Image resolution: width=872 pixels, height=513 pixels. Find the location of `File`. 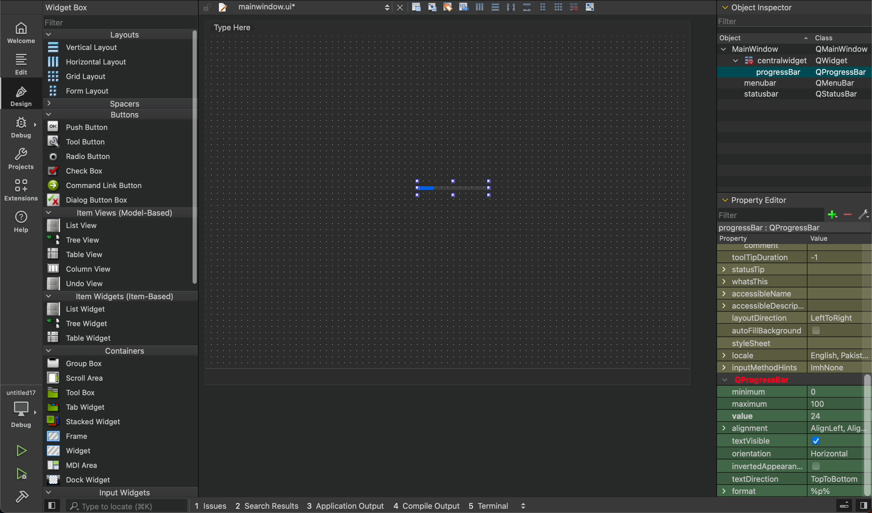

File is located at coordinates (81, 269).